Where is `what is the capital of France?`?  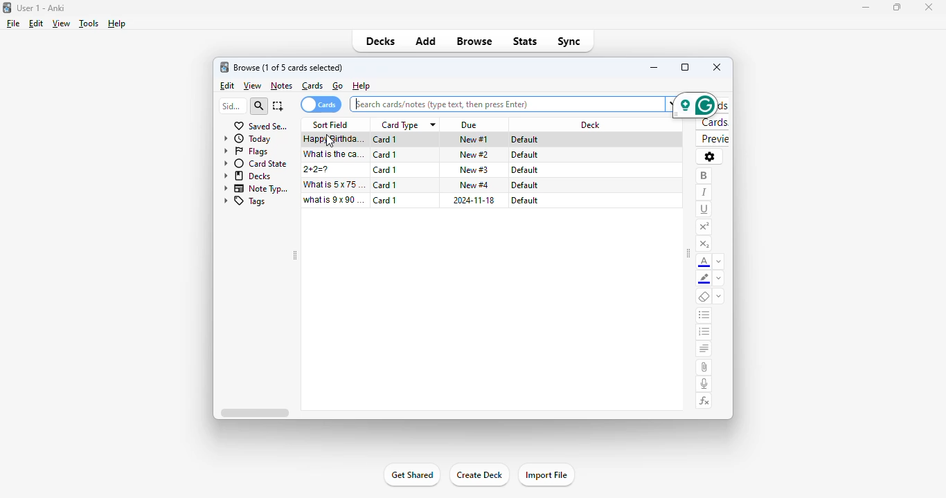
what is the capital of France? is located at coordinates (333, 154).